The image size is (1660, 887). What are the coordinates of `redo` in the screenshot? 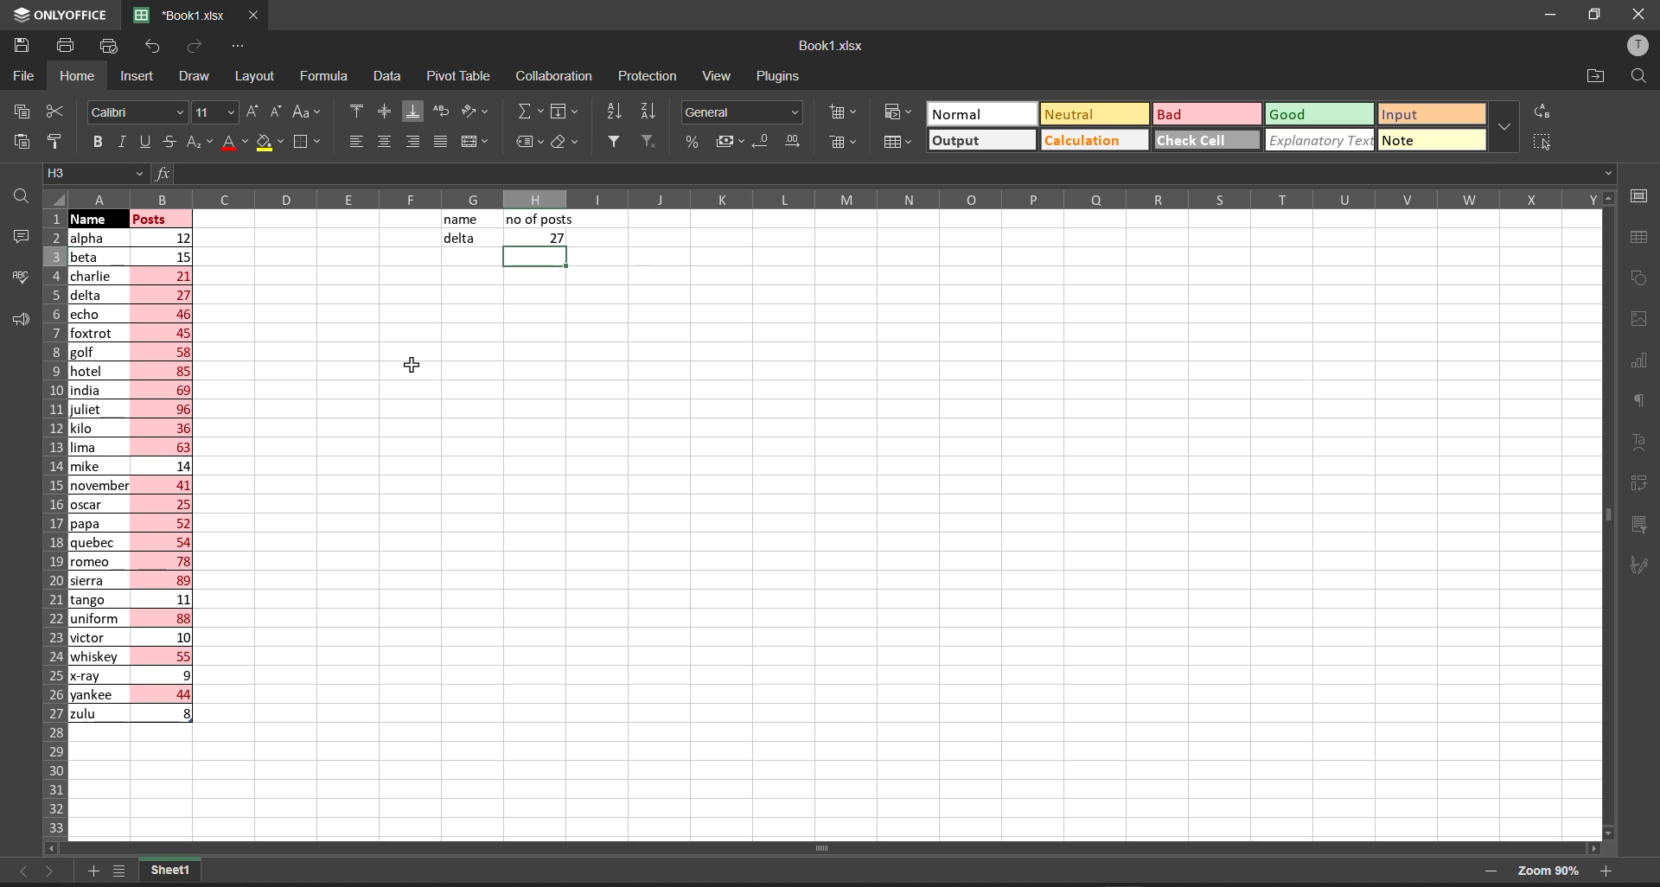 It's located at (194, 49).